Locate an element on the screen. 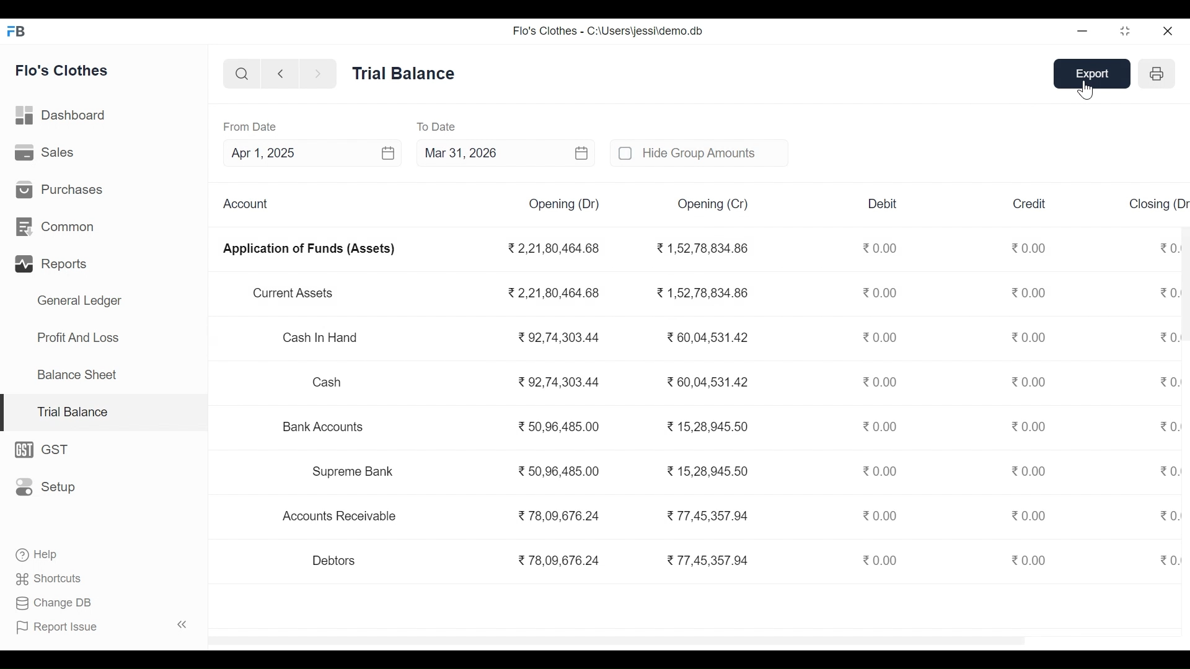 Image resolution: width=1190 pixels, height=669 pixels. 92,74,303.44 is located at coordinates (558, 382).